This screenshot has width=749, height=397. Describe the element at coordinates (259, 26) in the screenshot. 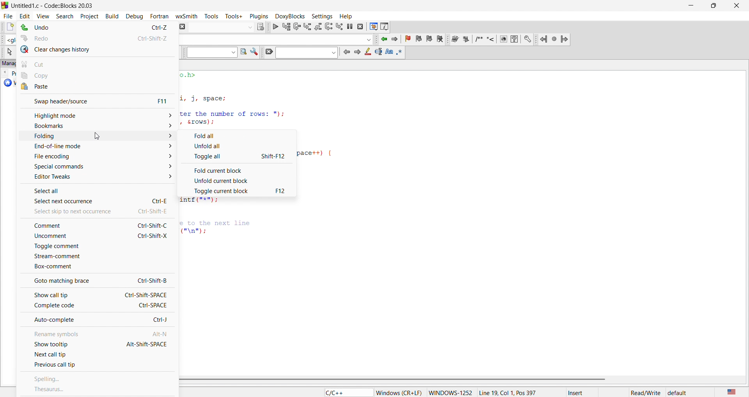

I see `show selected target dialog` at that location.